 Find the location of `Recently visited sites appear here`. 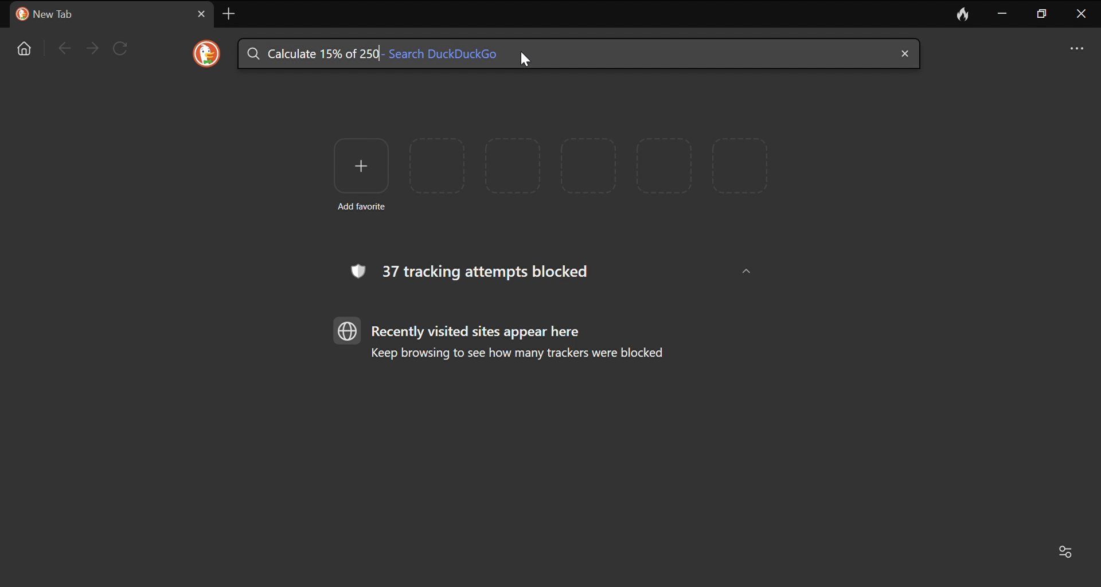

Recently visited sites appear here is located at coordinates (479, 332).